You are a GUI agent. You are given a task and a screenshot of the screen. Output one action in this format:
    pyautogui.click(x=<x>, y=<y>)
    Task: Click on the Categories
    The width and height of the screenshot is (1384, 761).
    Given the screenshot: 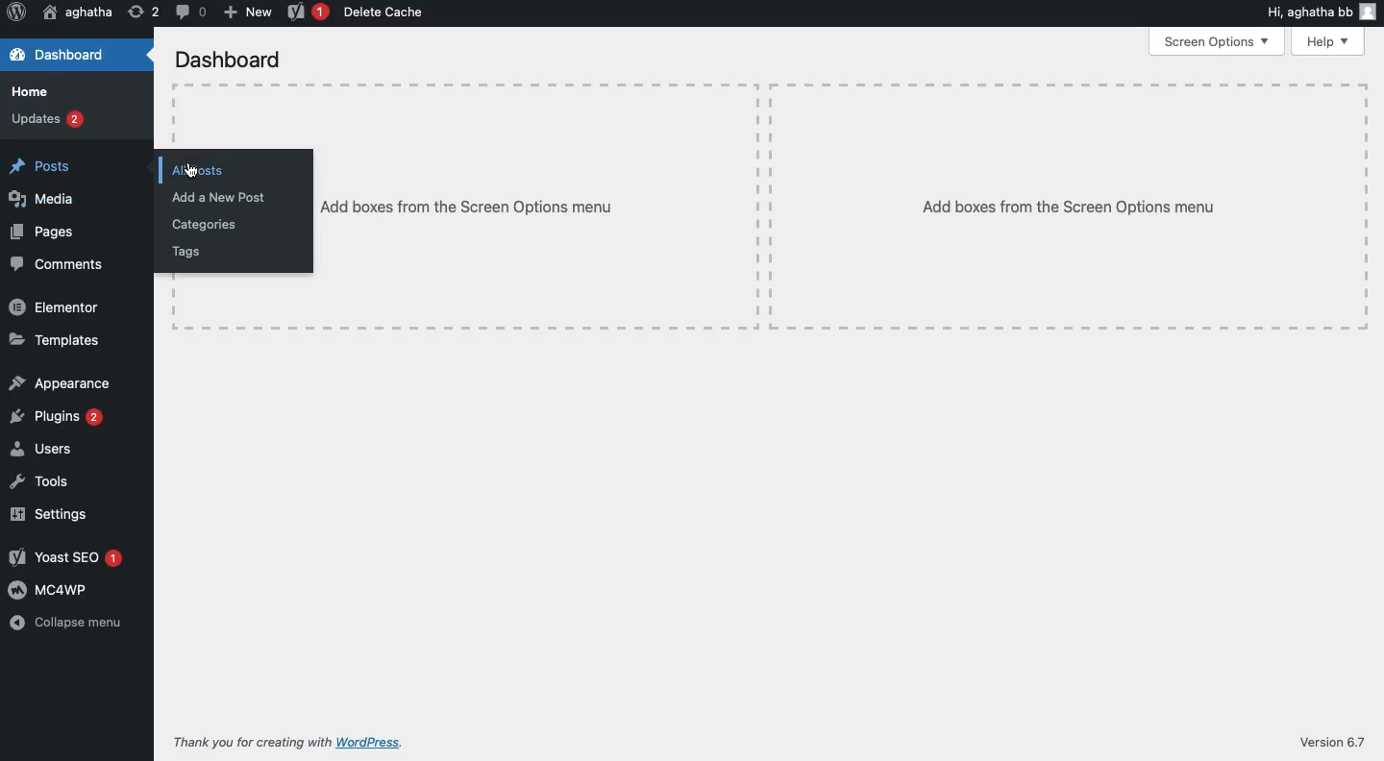 What is the action you would take?
    pyautogui.click(x=205, y=224)
    